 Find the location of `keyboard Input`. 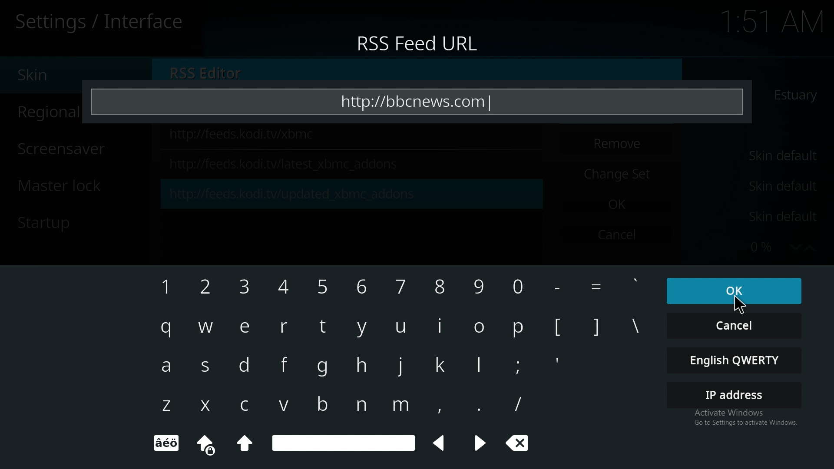

keyboard Input is located at coordinates (482, 443).